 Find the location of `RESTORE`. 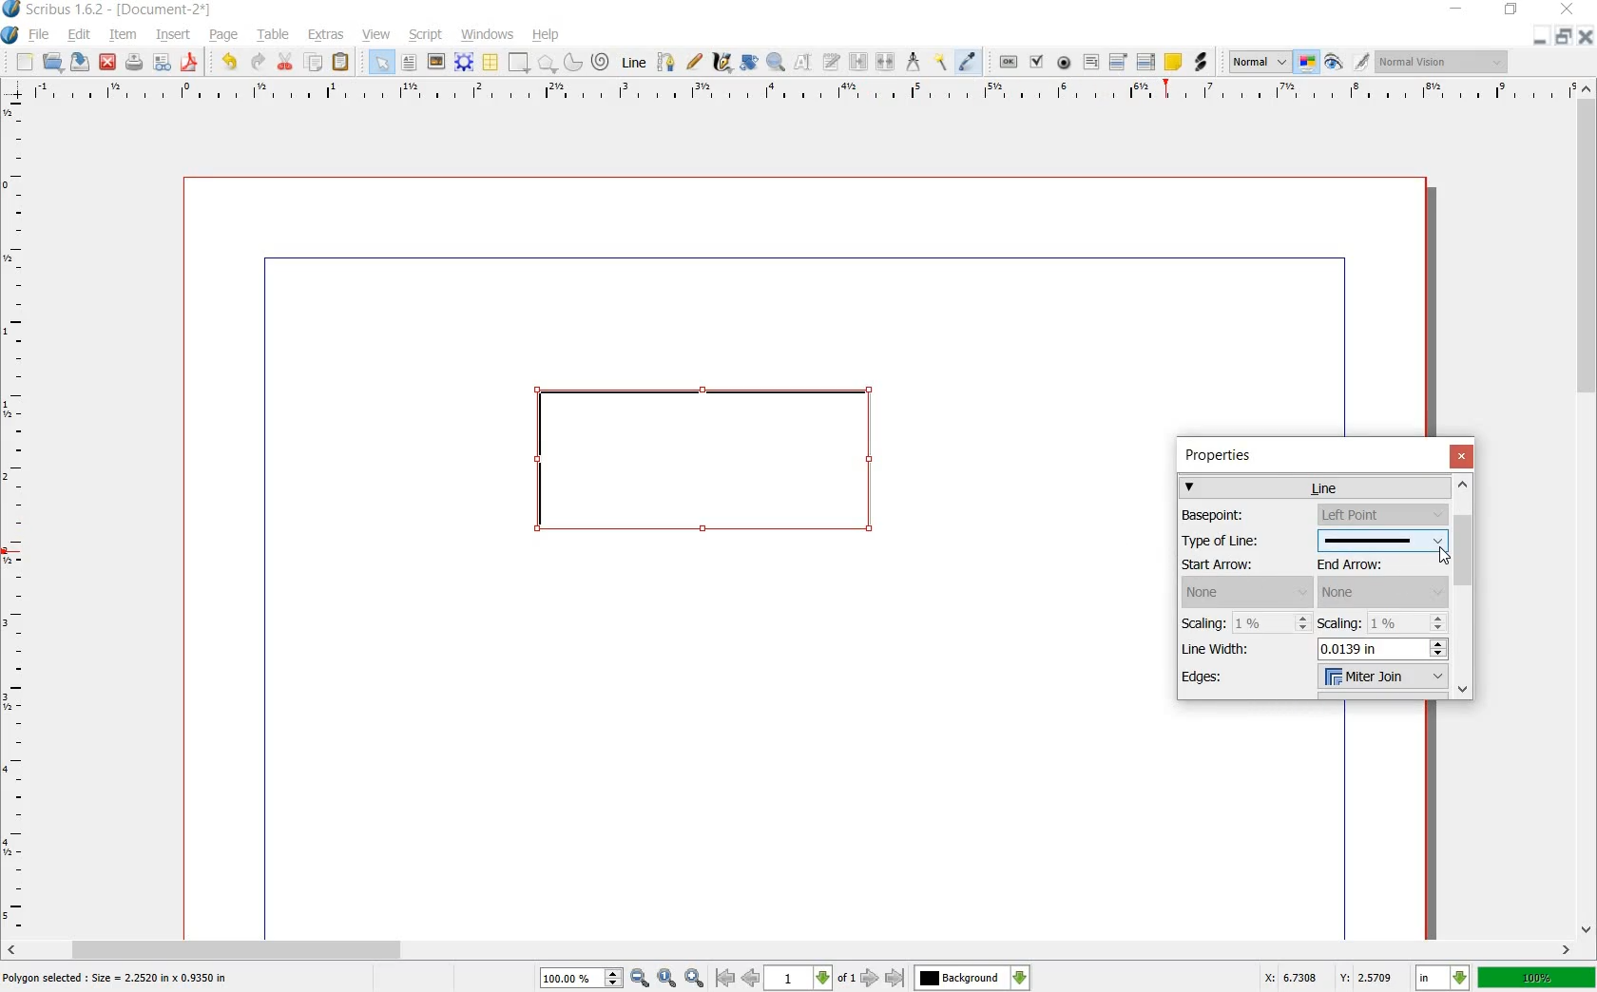

RESTORE is located at coordinates (1510, 12).